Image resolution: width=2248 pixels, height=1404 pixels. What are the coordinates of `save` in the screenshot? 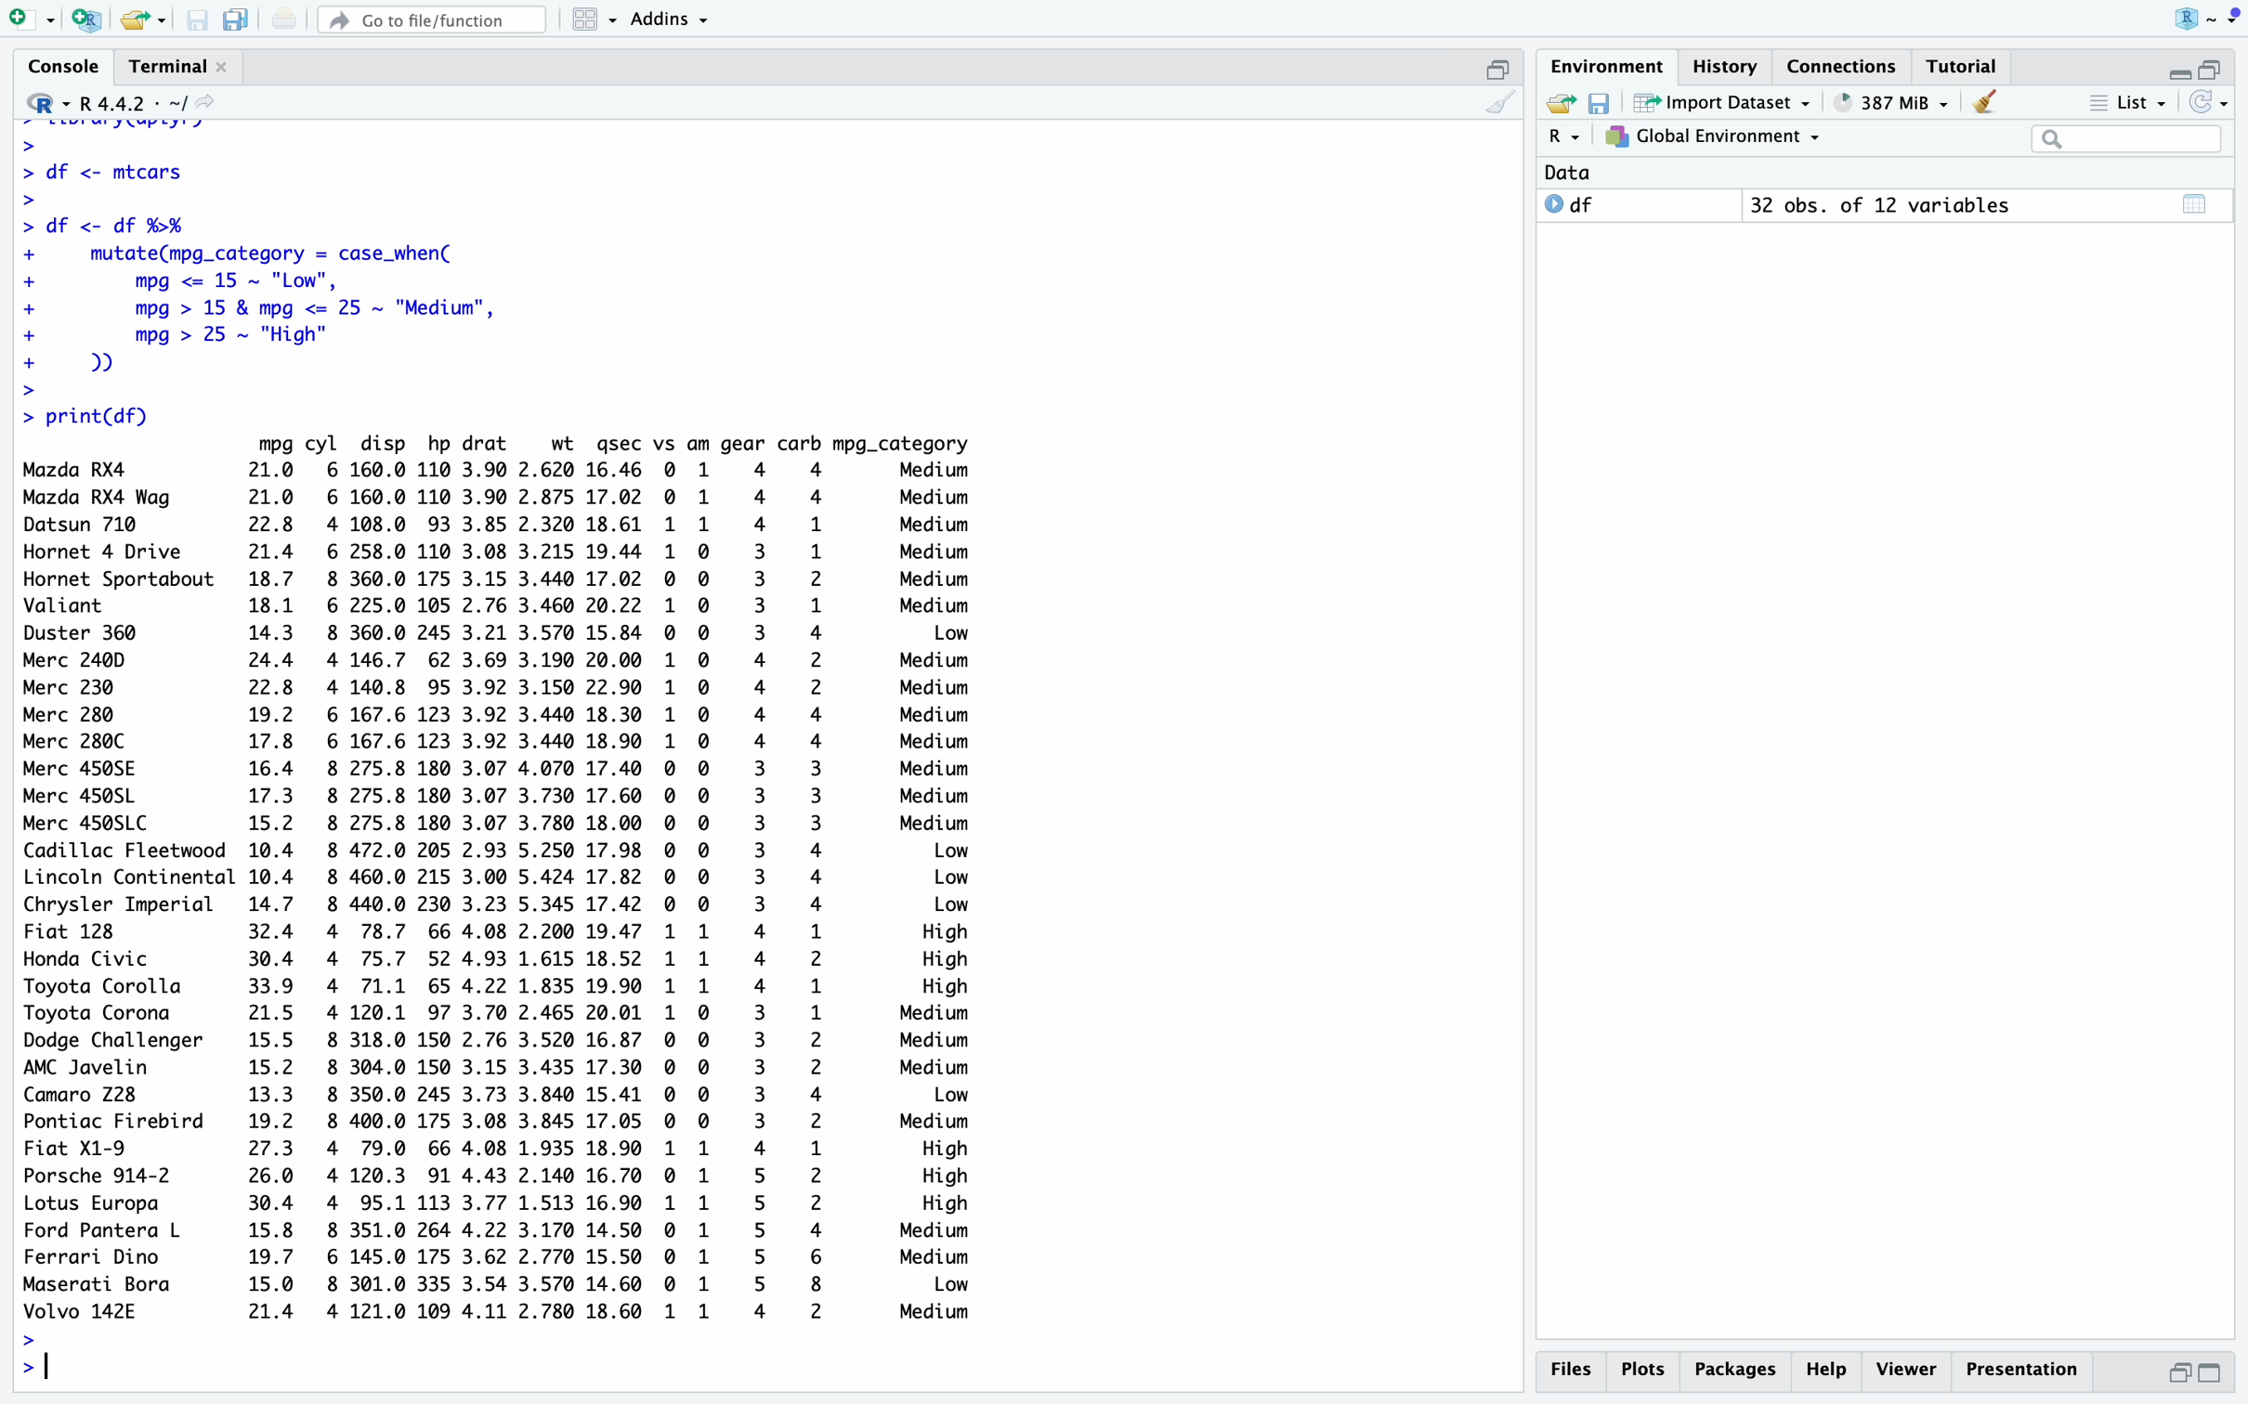 It's located at (1600, 103).